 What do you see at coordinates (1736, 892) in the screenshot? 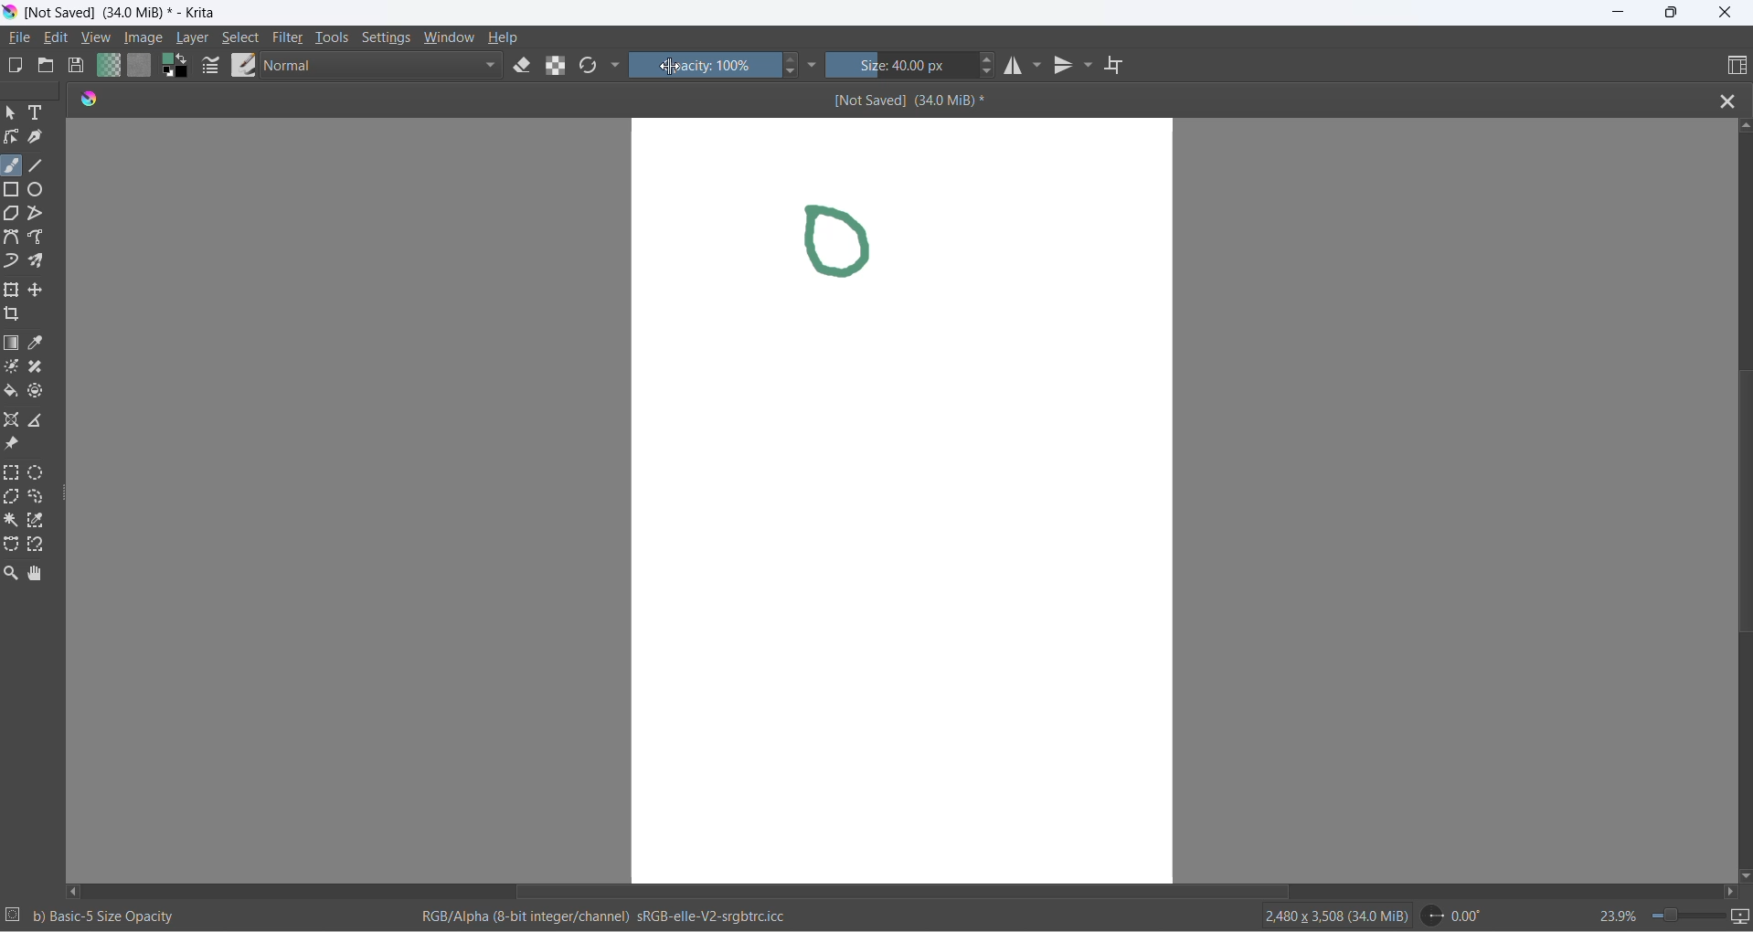
I see `scroll right button` at bounding box center [1736, 892].